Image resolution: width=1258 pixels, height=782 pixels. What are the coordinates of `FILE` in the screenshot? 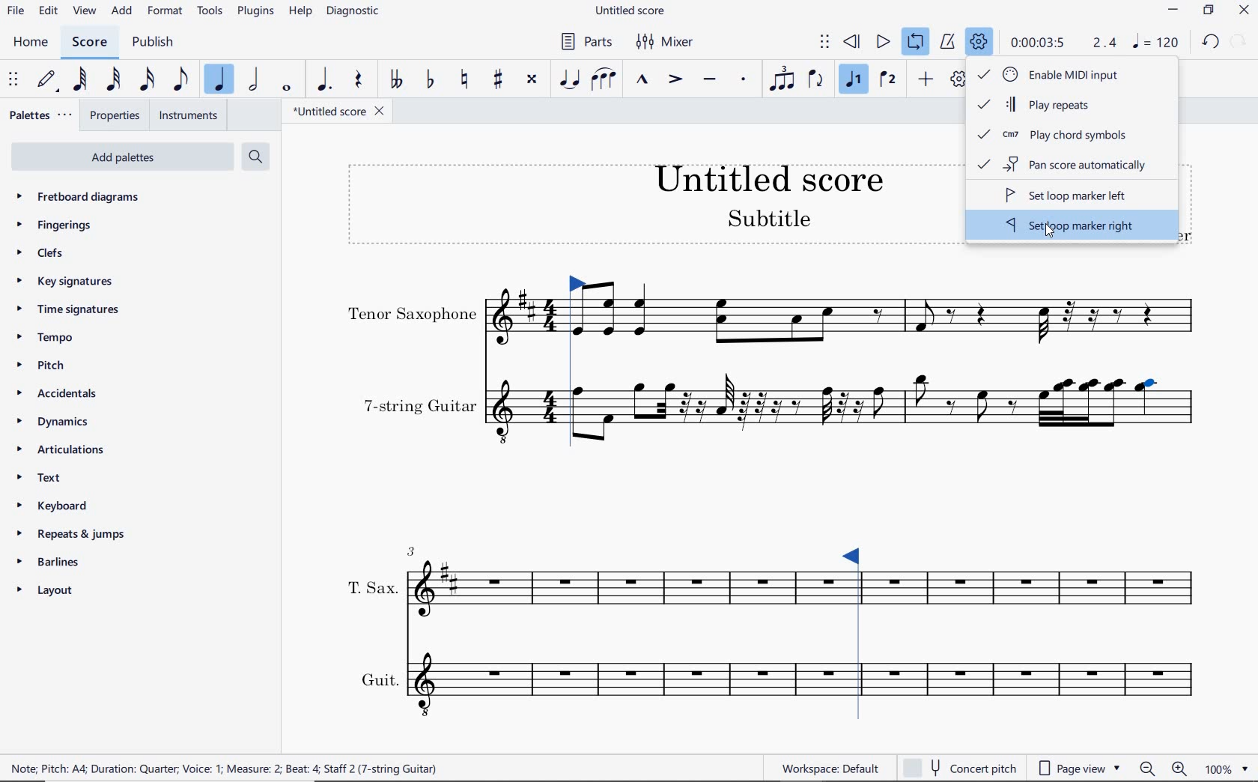 It's located at (16, 13).